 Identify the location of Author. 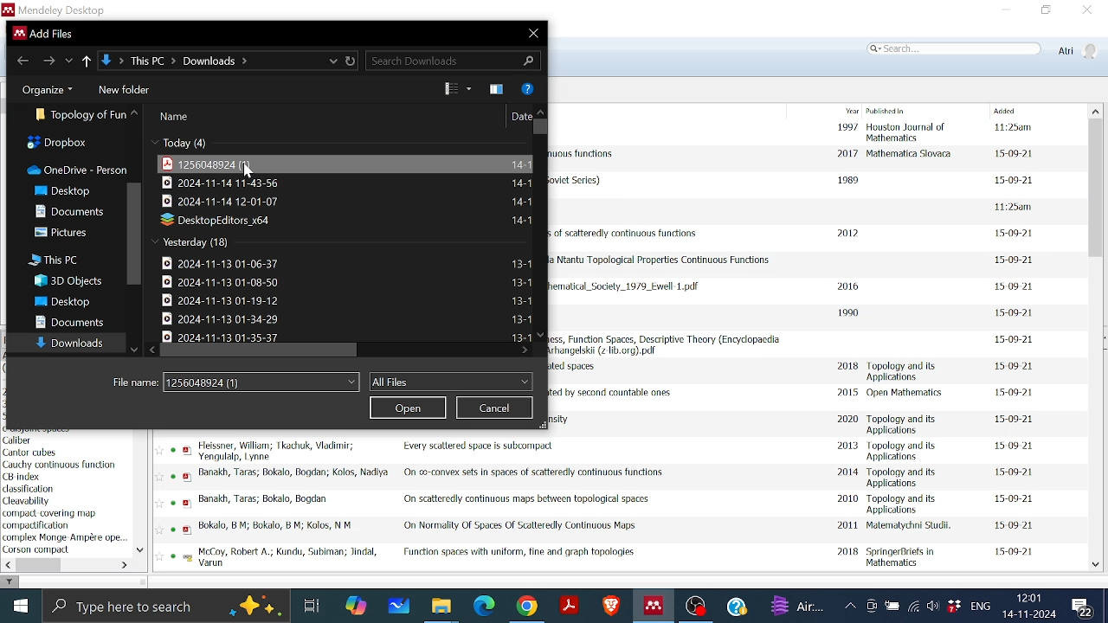
(286, 557).